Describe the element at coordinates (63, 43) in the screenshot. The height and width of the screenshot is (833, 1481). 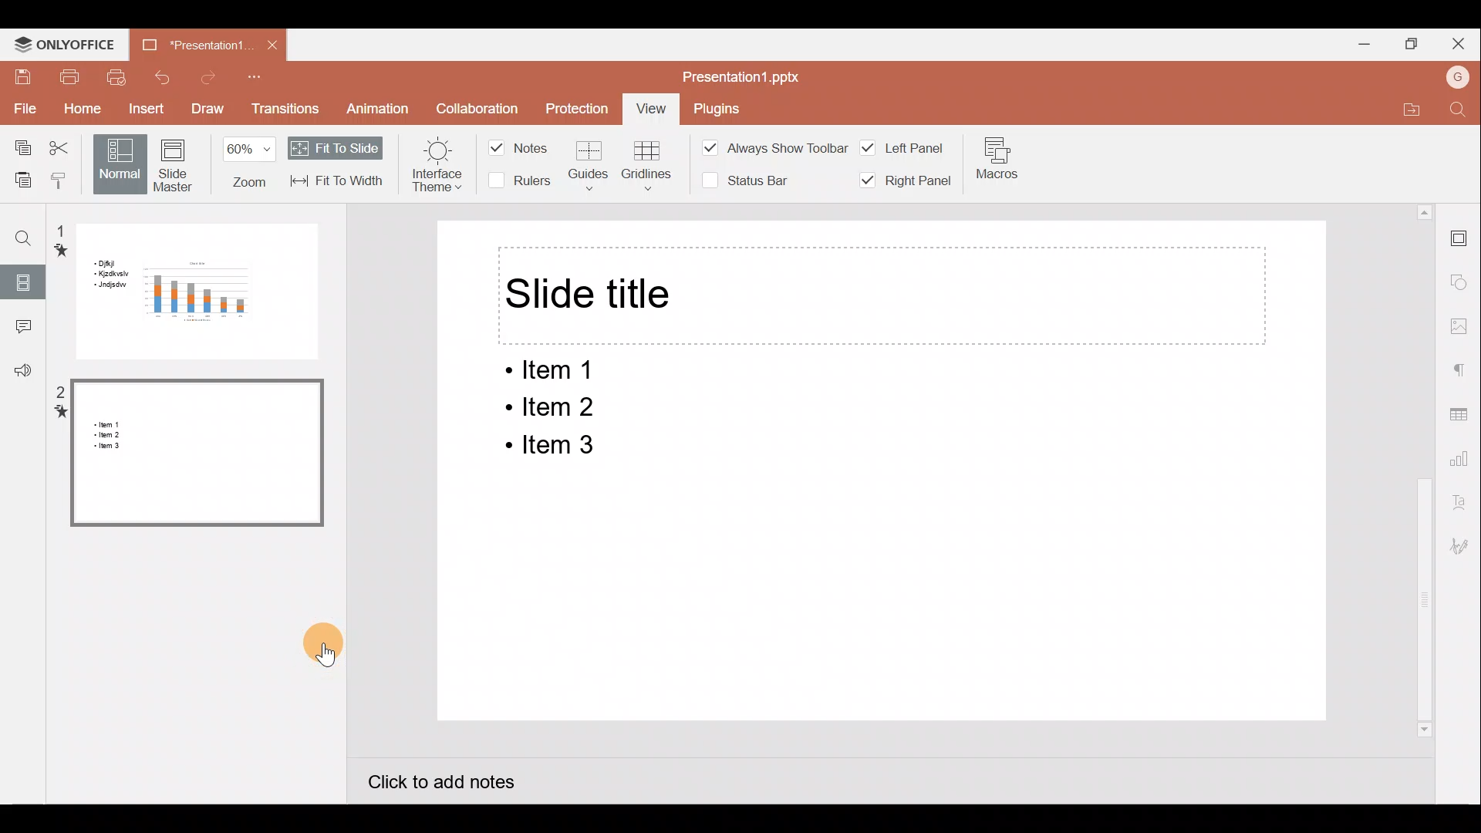
I see `ONLYOFFICE` at that location.